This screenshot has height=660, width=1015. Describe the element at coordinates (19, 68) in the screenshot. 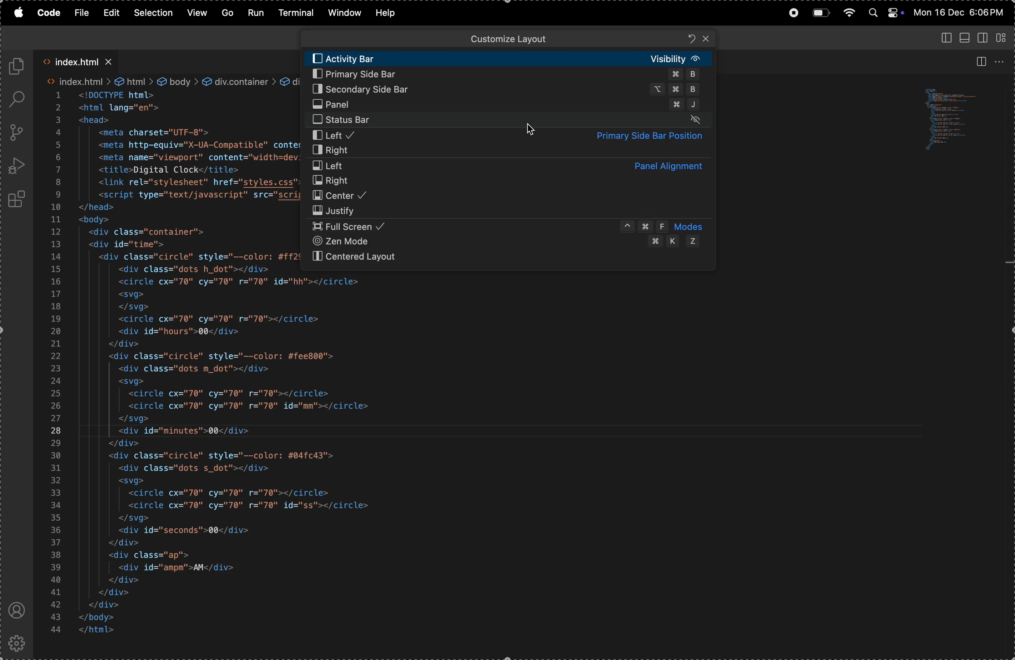

I see `explore` at that location.